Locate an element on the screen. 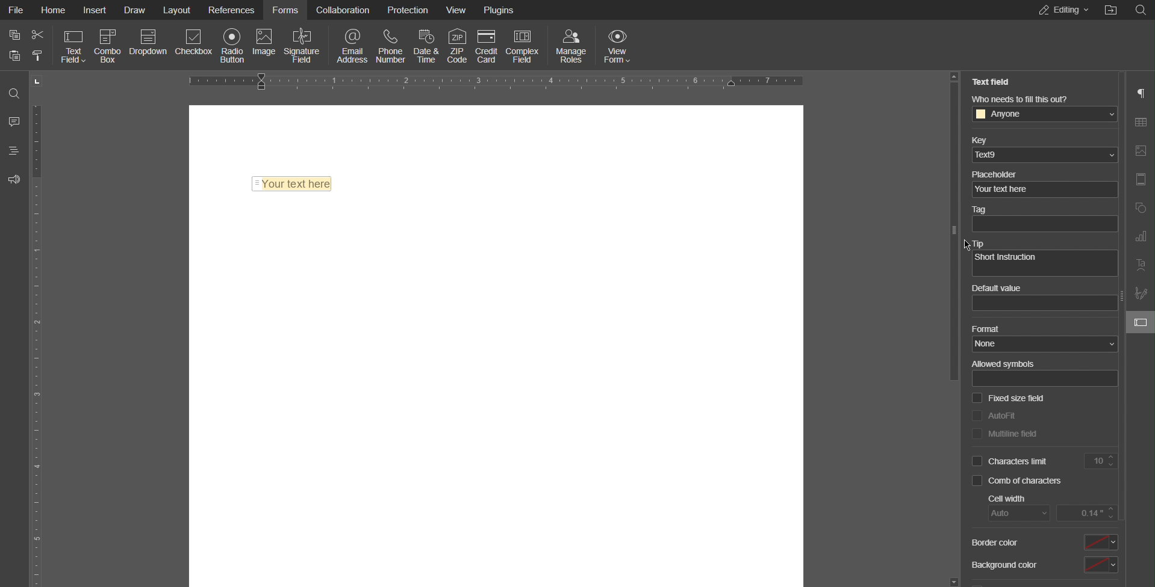 The height and width of the screenshot is (587, 1155). Collaboration is located at coordinates (343, 9).